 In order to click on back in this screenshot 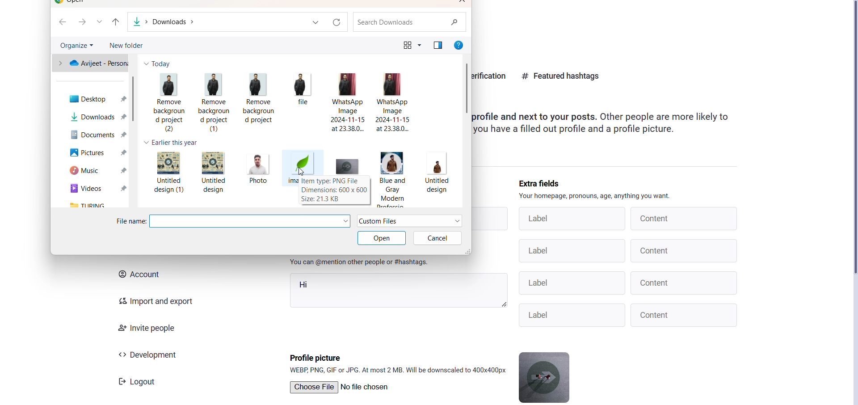, I will do `click(62, 22)`.